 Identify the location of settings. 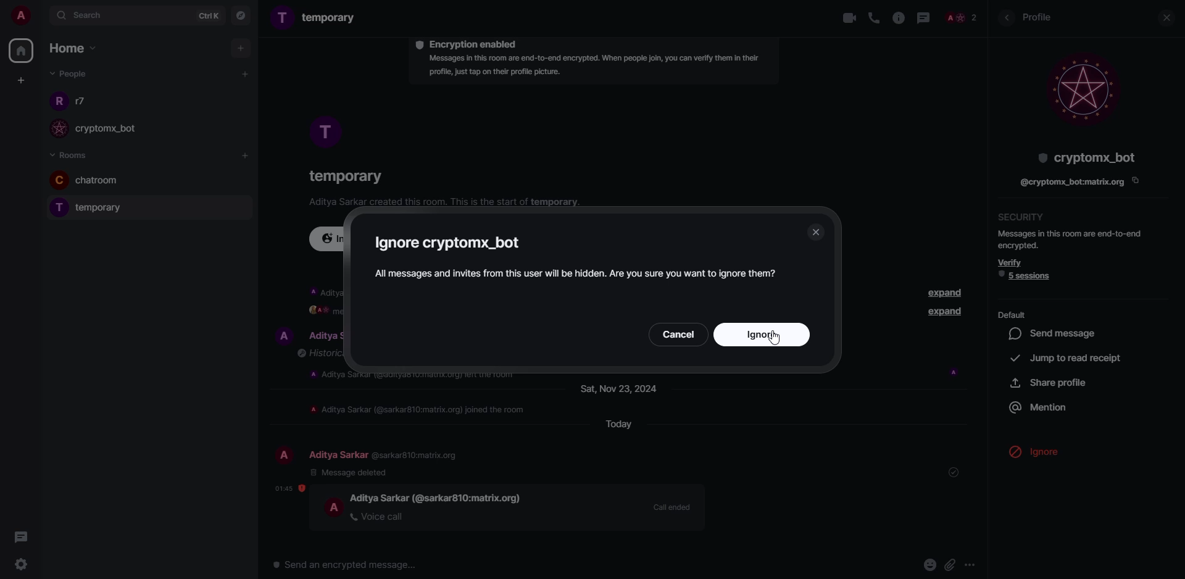
(24, 565).